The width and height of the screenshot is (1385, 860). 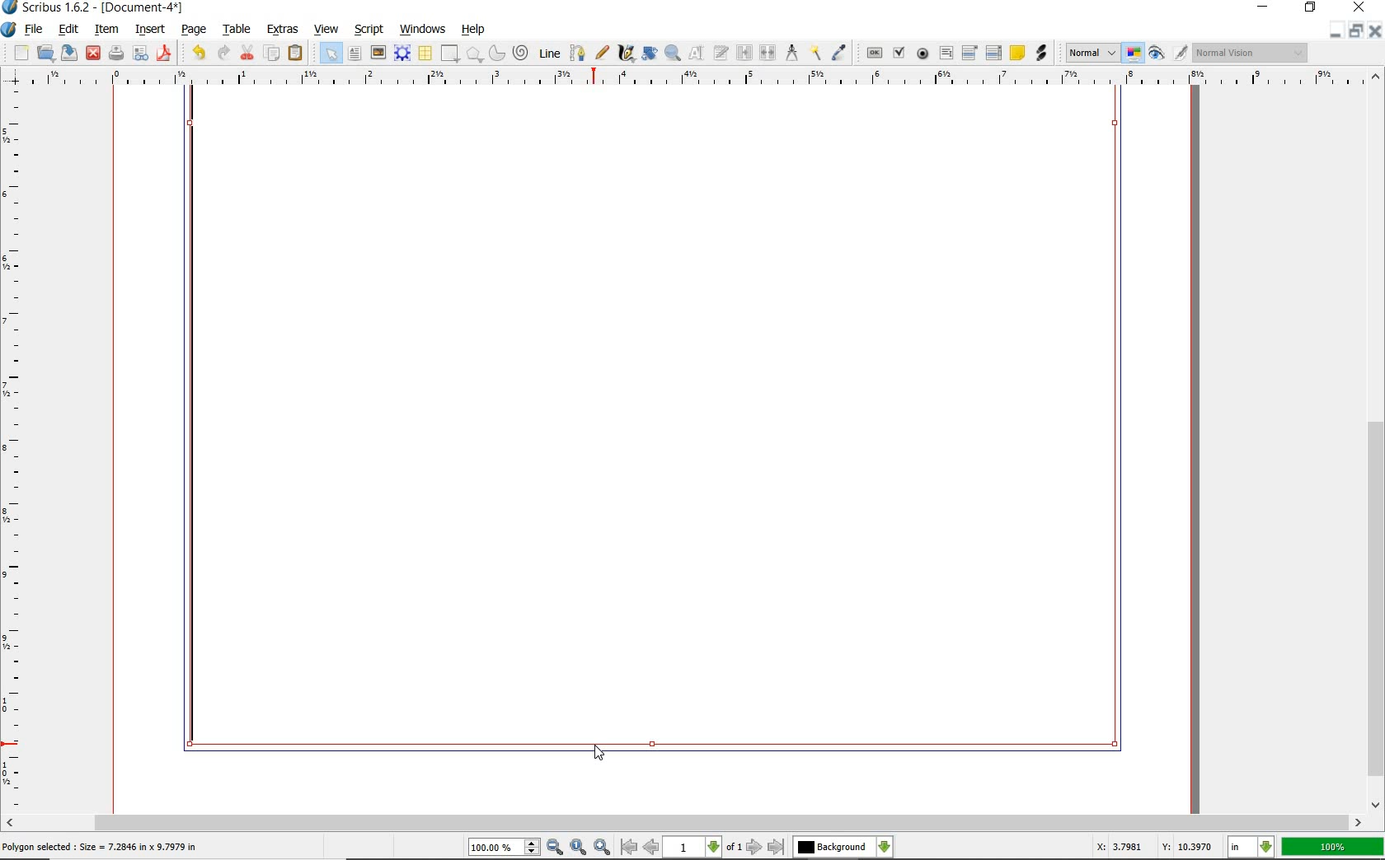 I want to click on scrollbar, so click(x=684, y=822).